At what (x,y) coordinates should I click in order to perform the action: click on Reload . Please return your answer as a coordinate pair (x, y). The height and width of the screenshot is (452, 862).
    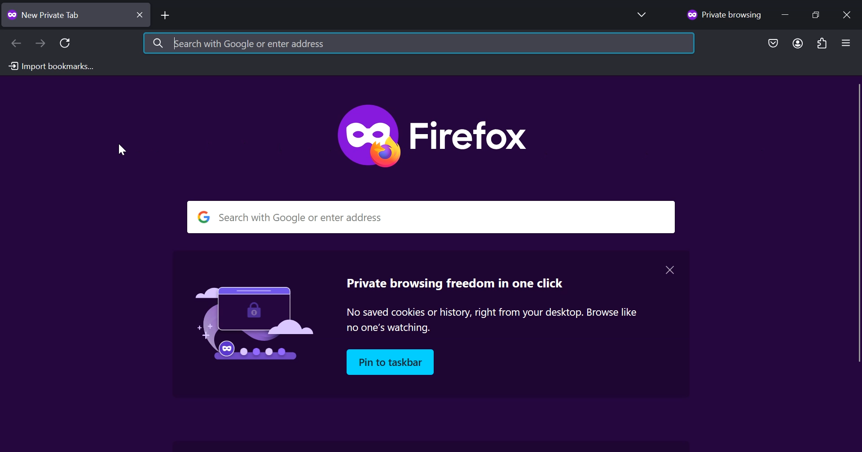
    Looking at the image, I should click on (66, 44).